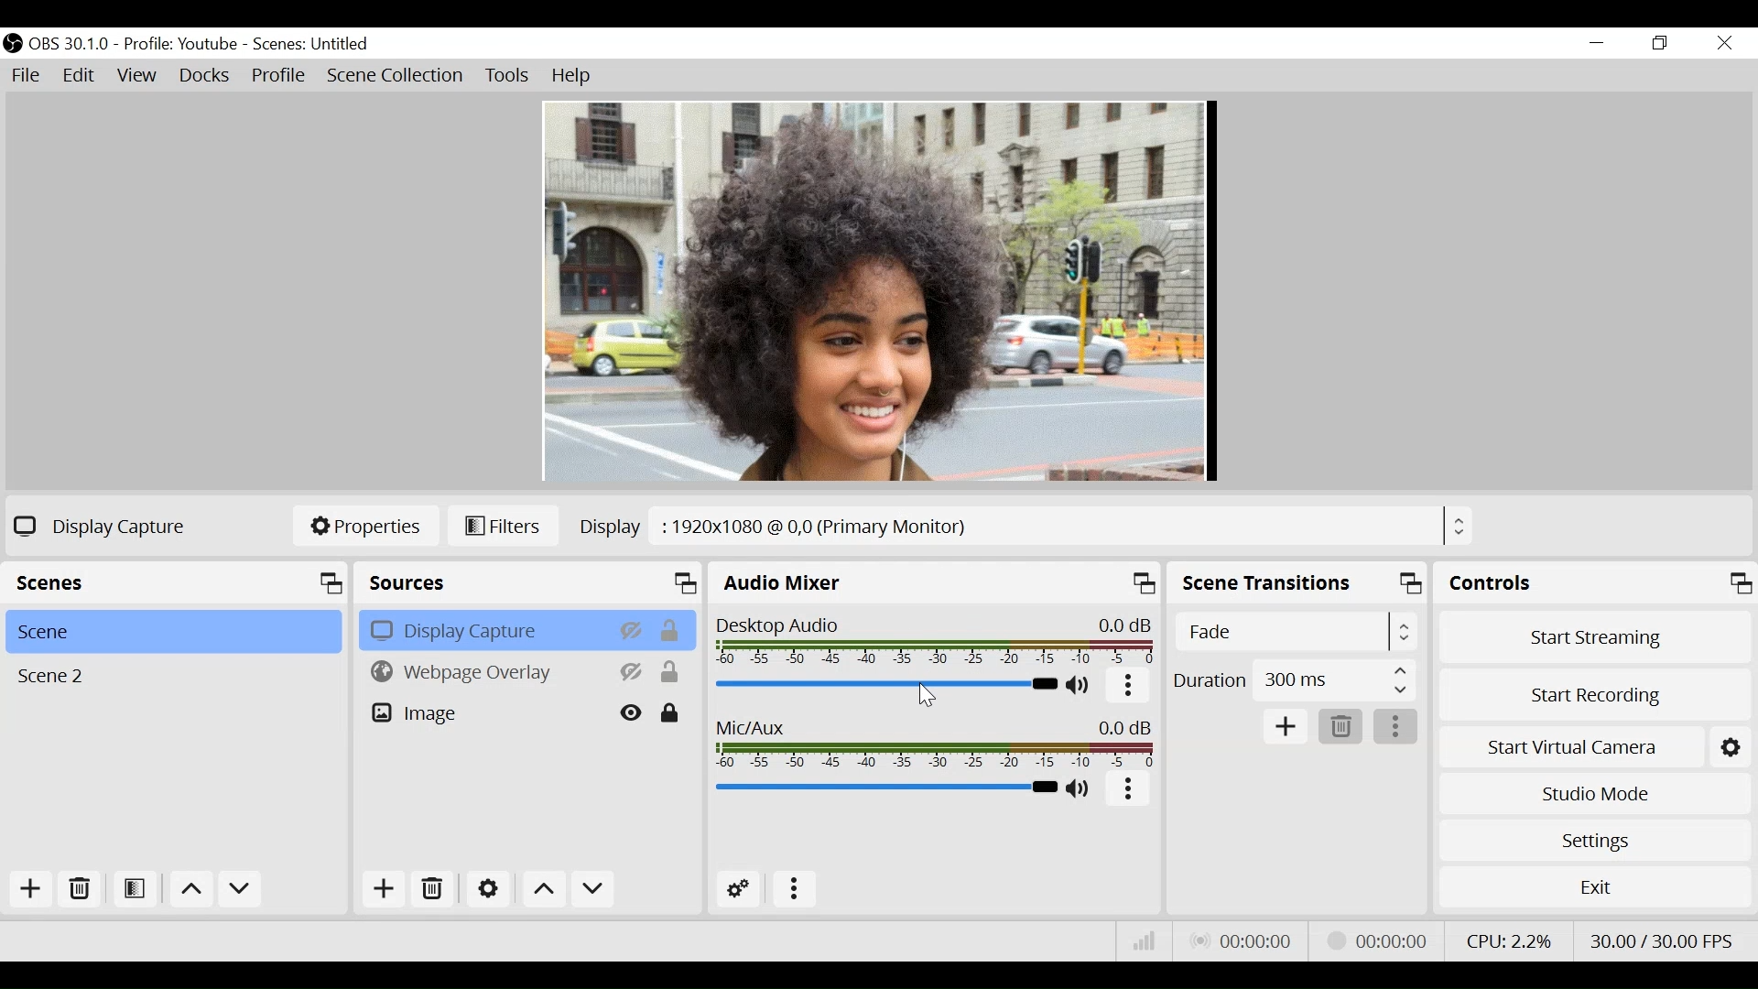  I want to click on Advanced Audio Settings, so click(740, 889).